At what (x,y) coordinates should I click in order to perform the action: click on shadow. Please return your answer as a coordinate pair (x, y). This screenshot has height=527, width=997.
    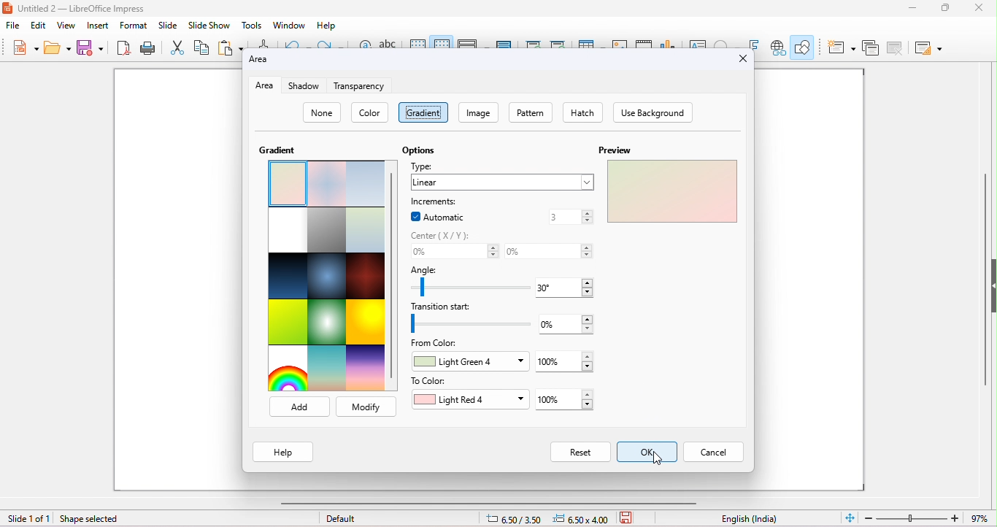
    Looking at the image, I should click on (307, 86).